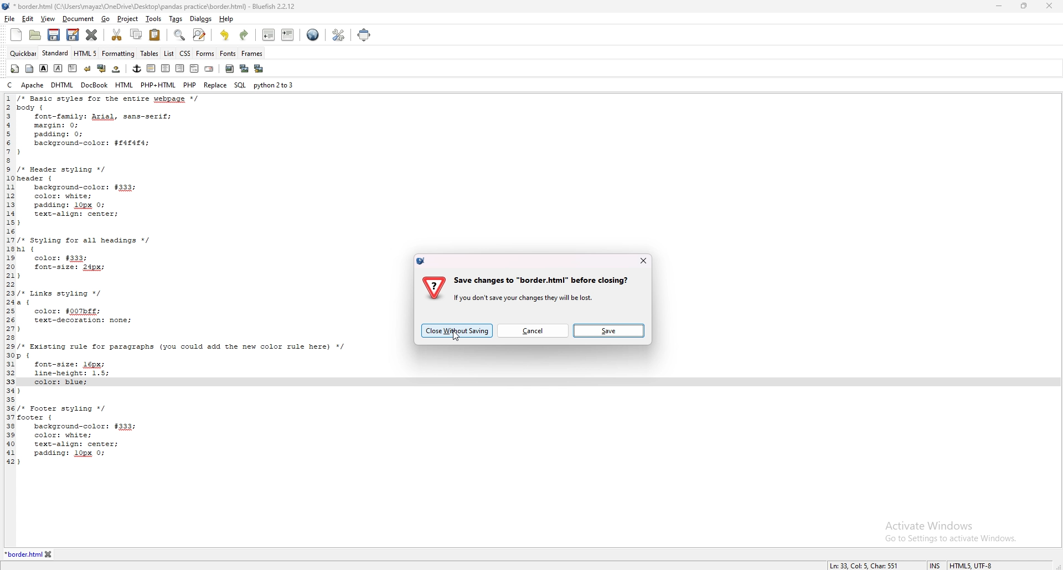 This screenshot has width=1063, height=570. What do you see at coordinates (55, 53) in the screenshot?
I see `standard` at bounding box center [55, 53].